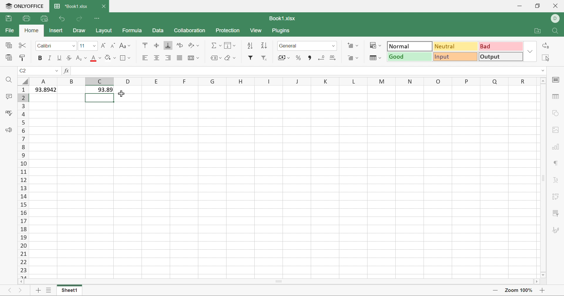 The width and height of the screenshot is (564, 296). What do you see at coordinates (557, 196) in the screenshot?
I see `Pivot Table settings` at bounding box center [557, 196].